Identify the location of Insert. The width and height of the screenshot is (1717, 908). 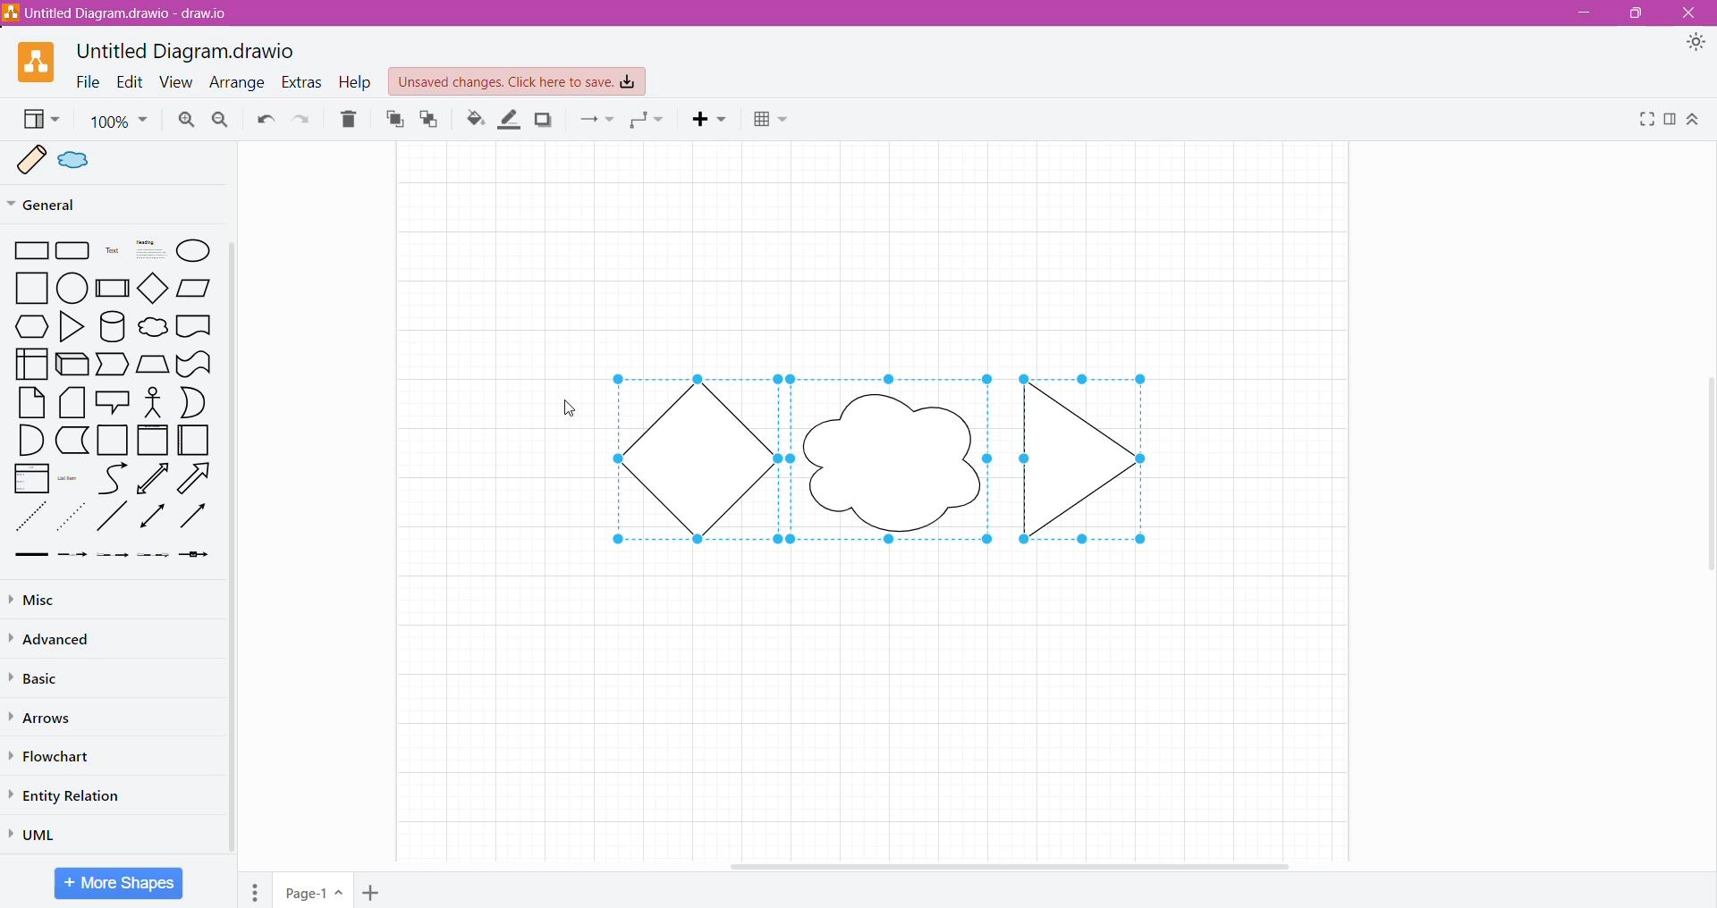
(714, 122).